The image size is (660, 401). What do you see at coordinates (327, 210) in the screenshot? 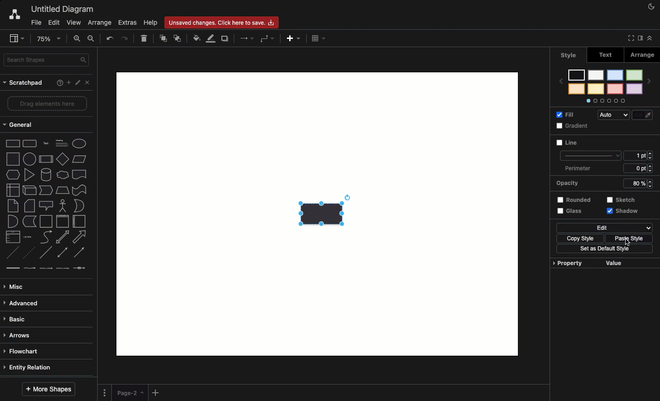
I see `Transparency + shadow` at bounding box center [327, 210].